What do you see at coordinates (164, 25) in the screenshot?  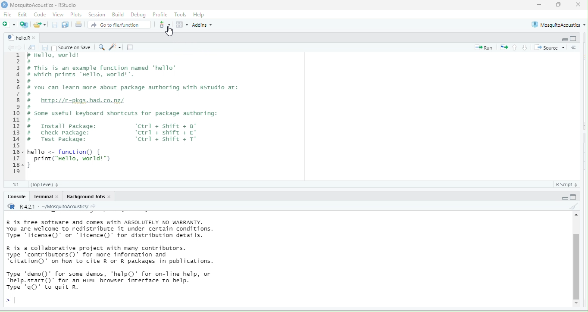 I see `git` at bounding box center [164, 25].